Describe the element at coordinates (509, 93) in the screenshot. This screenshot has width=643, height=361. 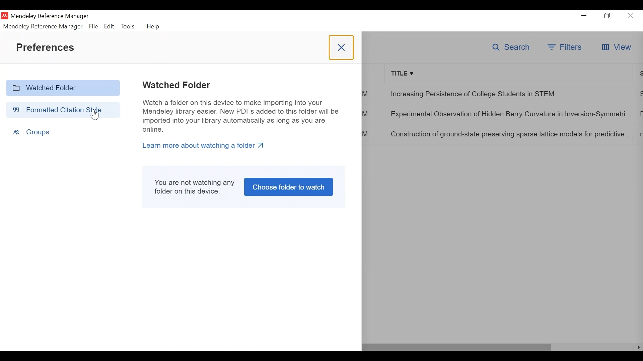
I see `Increasing Persistence of College Students in STEM` at that location.